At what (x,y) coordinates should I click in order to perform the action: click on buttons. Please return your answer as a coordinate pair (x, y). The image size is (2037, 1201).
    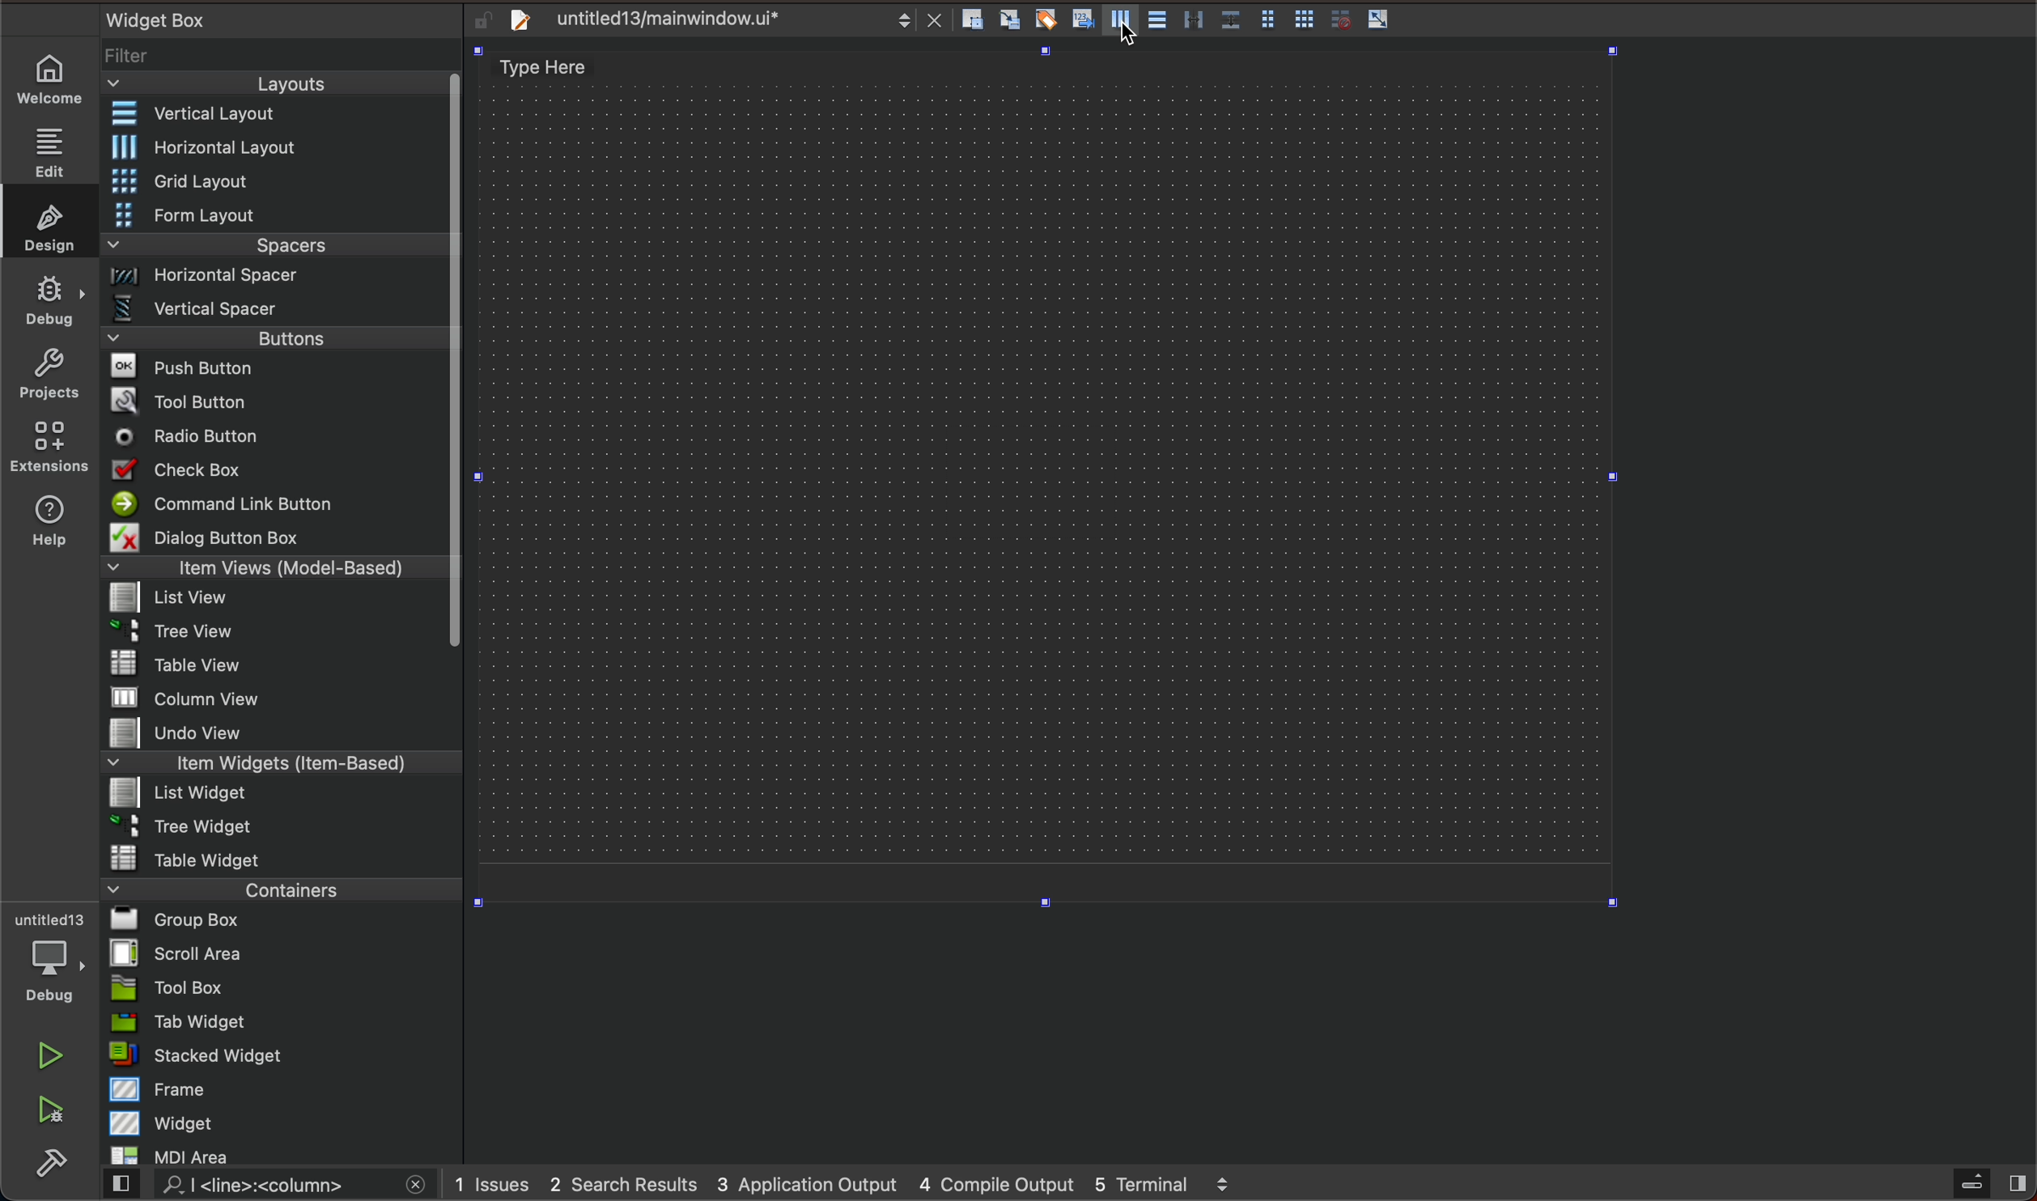
    Looking at the image, I should click on (286, 337).